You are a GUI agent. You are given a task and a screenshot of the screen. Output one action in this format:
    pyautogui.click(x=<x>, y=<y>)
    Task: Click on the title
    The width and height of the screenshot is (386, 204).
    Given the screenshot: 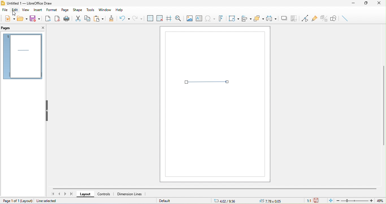 What is the action you would take?
    pyautogui.click(x=27, y=3)
    